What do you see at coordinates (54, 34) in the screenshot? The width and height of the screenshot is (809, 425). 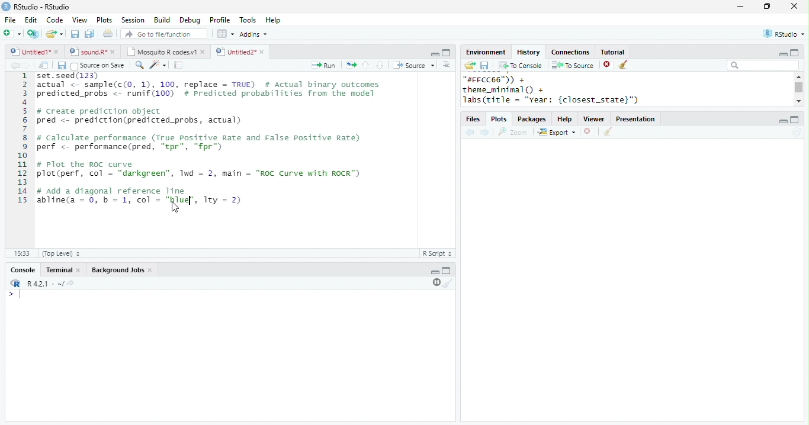 I see `open file` at bounding box center [54, 34].